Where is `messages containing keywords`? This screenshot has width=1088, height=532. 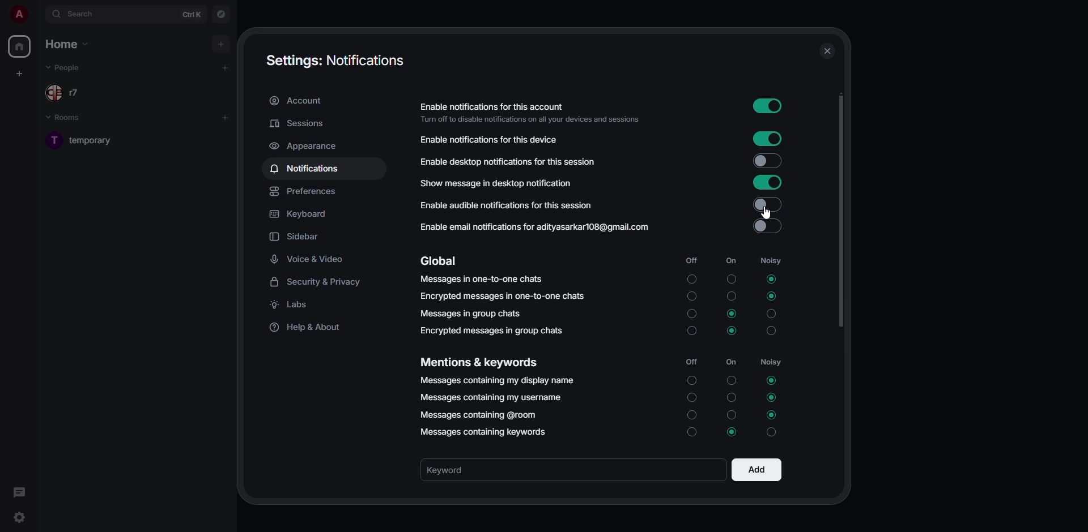 messages containing keywords is located at coordinates (487, 431).